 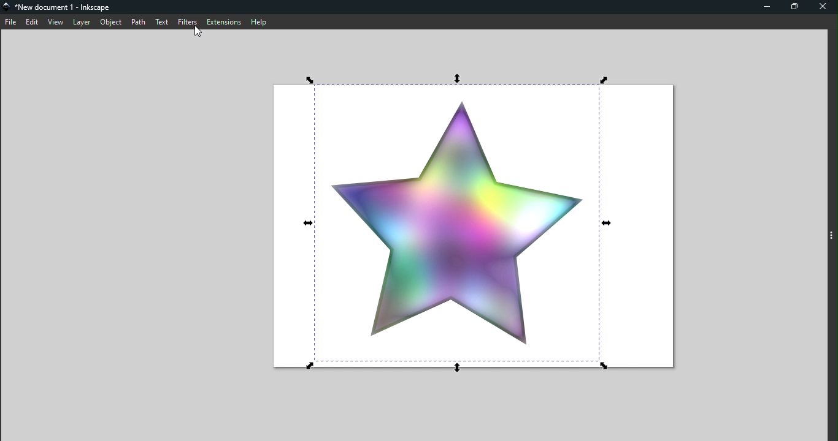 What do you see at coordinates (823, 9) in the screenshot?
I see `Close` at bounding box center [823, 9].